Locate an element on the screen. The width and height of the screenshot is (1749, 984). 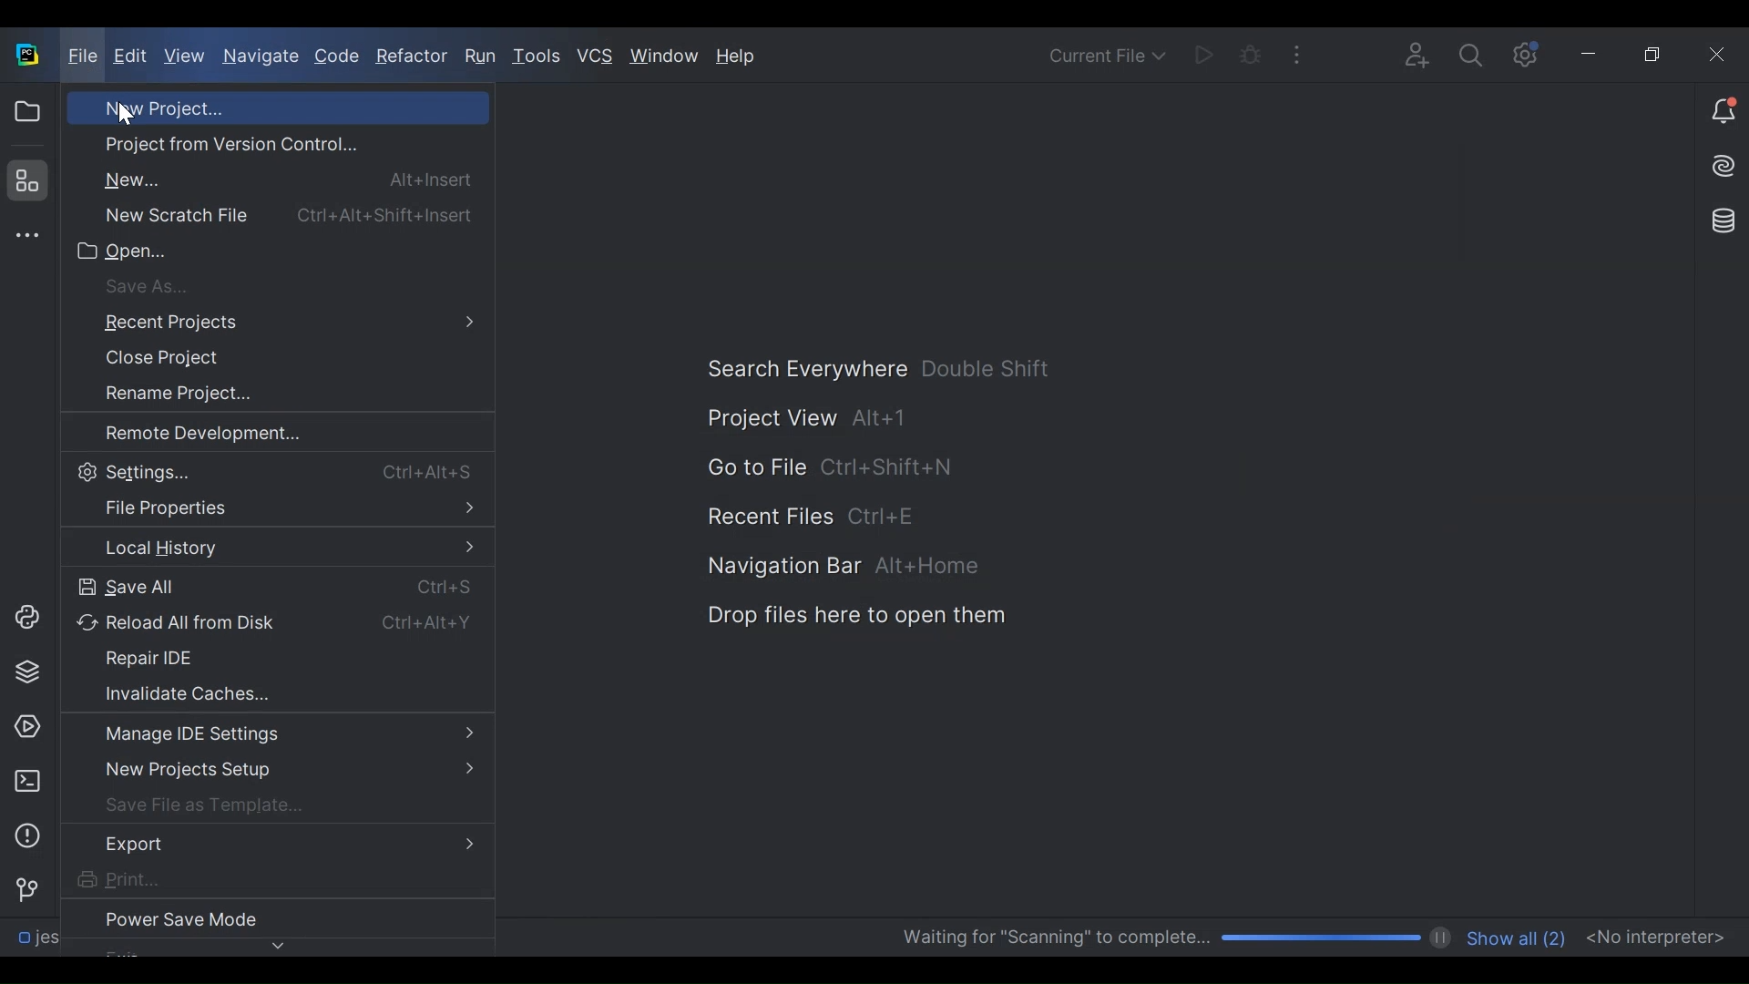
Help is located at coordinates (737, 59).